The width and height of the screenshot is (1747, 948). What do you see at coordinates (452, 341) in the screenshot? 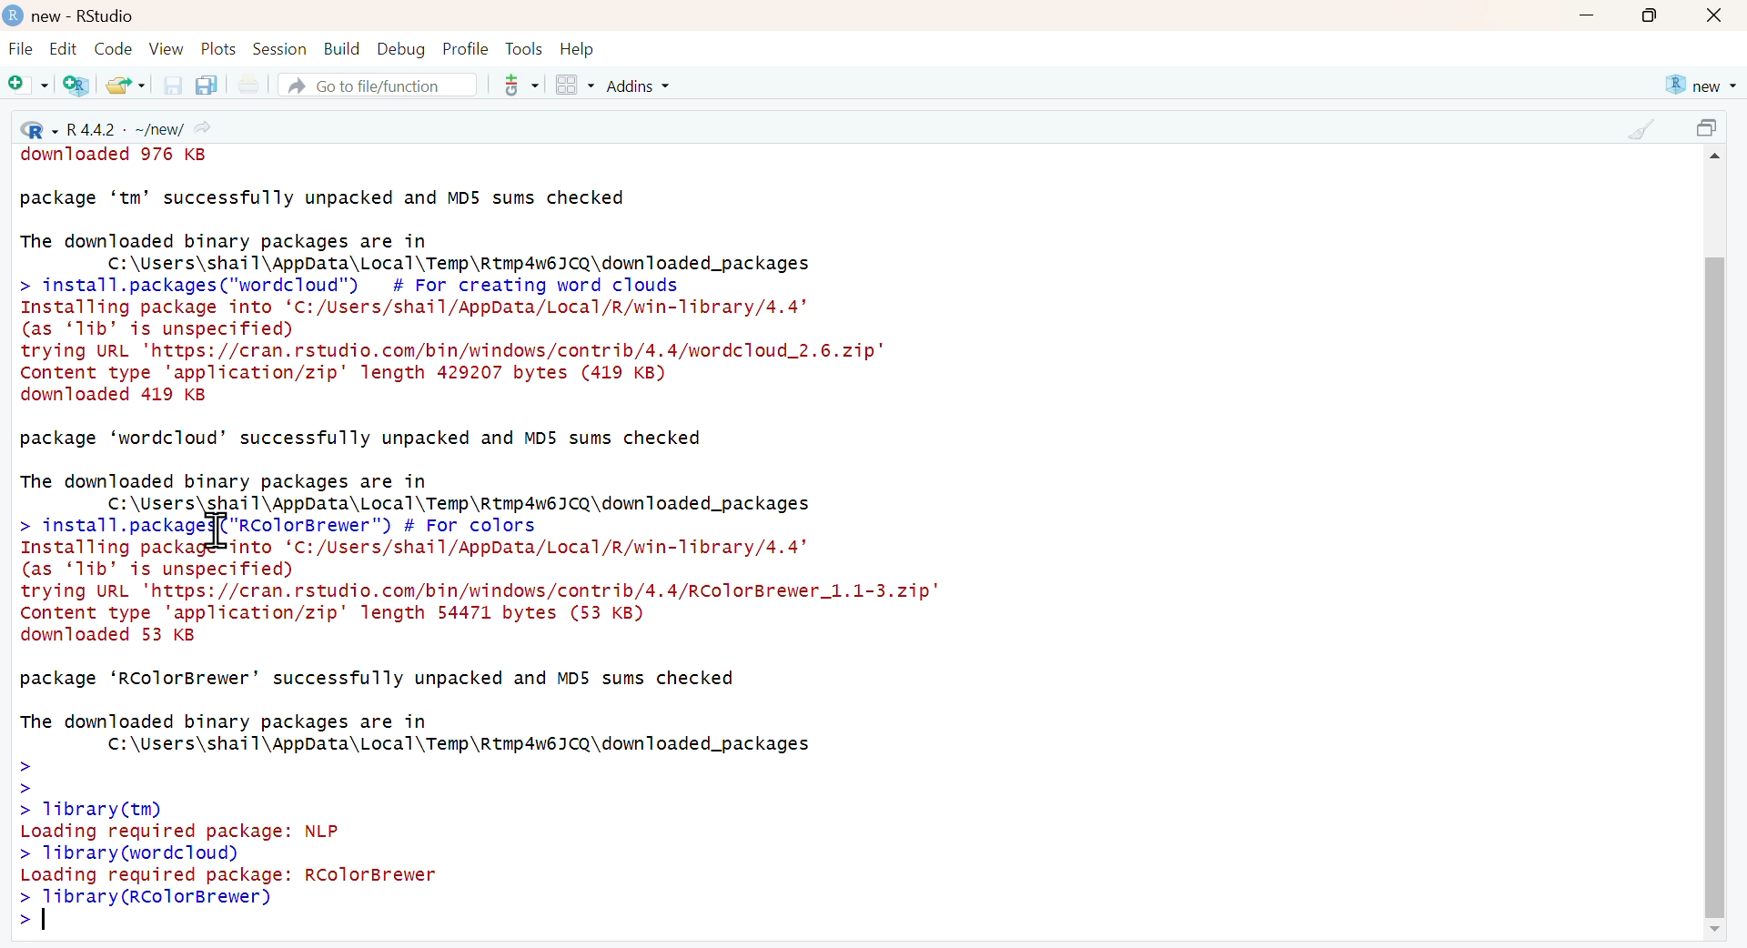
I see `> install.packages("wordcloud”) # For creating word clouds

Installing package into ‘C:/Users/shail/AppData/Local/R/win-Tibrary/4.4’

(as ‘1ib’ is unspecified)

trying URL 'https://cran.rstudio.com/bin/windows/contrib/4.4/wordcloud_2.6.zip"
Content type 'application/zip' length 429207 bytes (419 KB)

downloaded 419 KB` at bounding box center [452, 341].